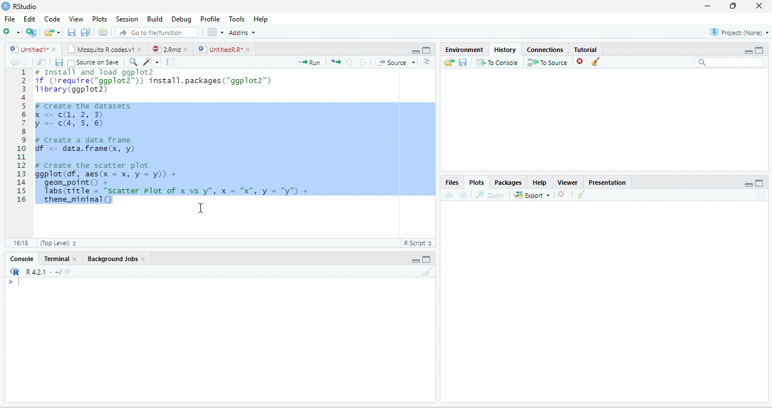 Image resolution: width=772 pixels, height=408 pixels. What do you see at coordinates (144, 259) in the screenshot?
I see `close` at bounding box center [144, 259].